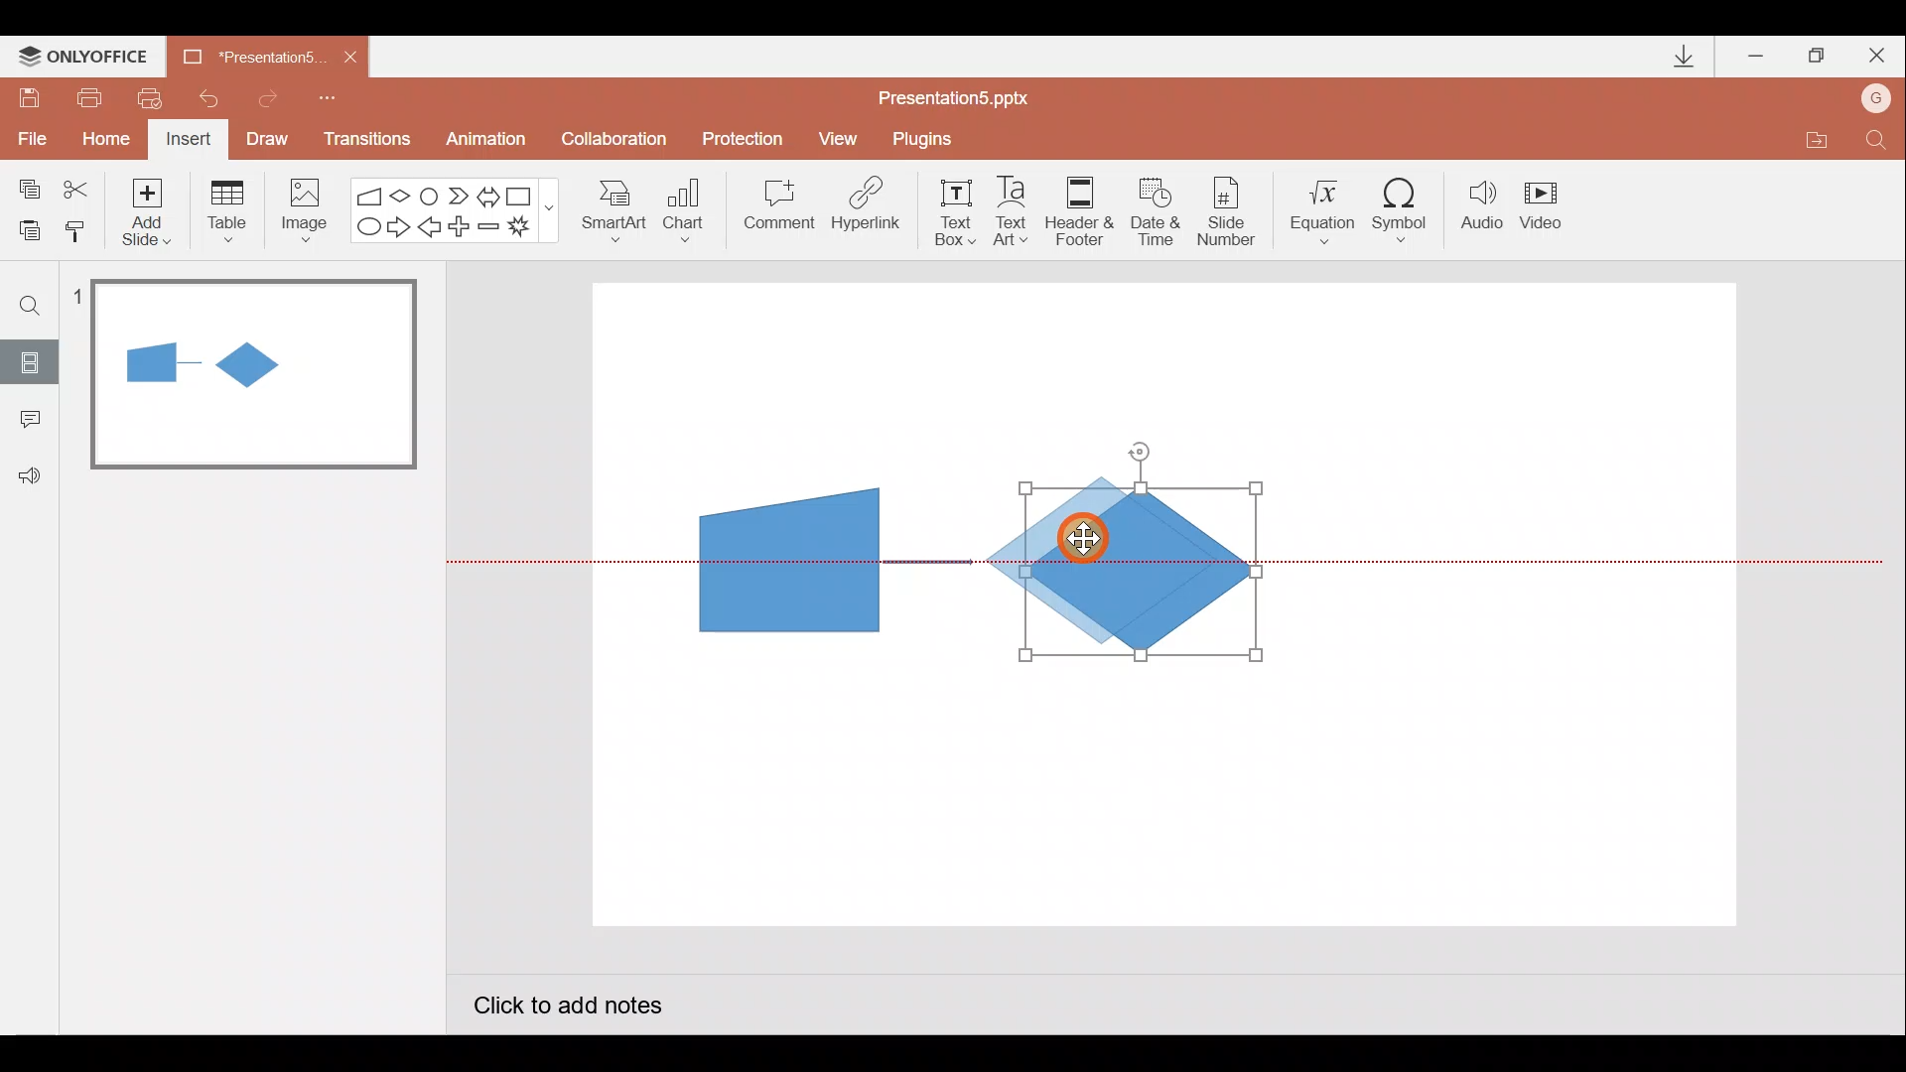 The image size is (1906, 1072). What do you see at coordinates (1876, 143) in the screenshot?
I see `Find` at bounding box center [1876, 143].